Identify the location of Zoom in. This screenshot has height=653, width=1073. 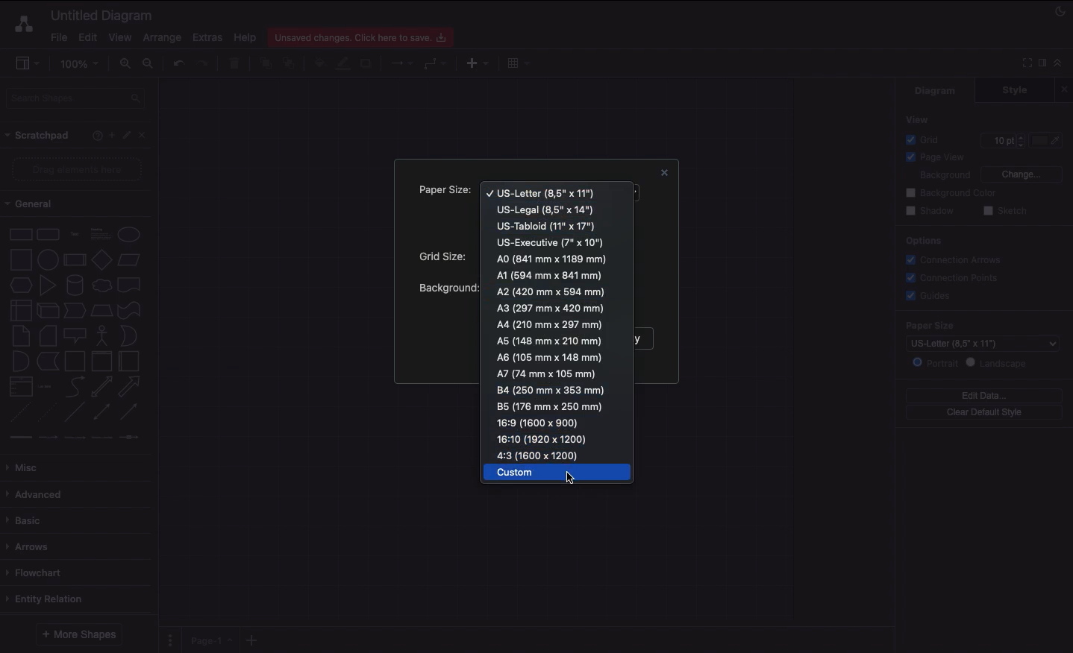
(125, 64).